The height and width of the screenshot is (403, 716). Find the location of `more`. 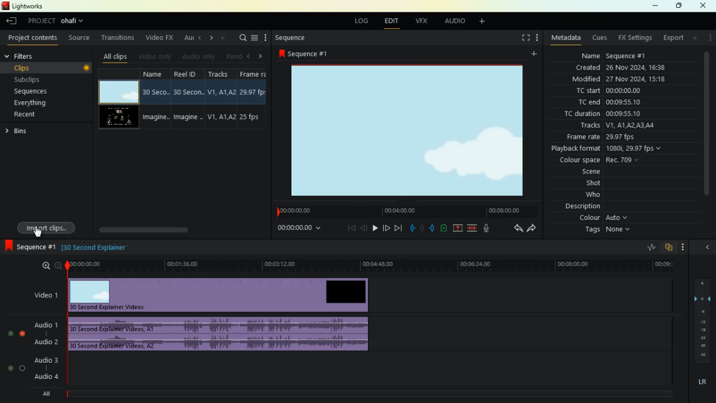

more is located at coordinates (267, 38).